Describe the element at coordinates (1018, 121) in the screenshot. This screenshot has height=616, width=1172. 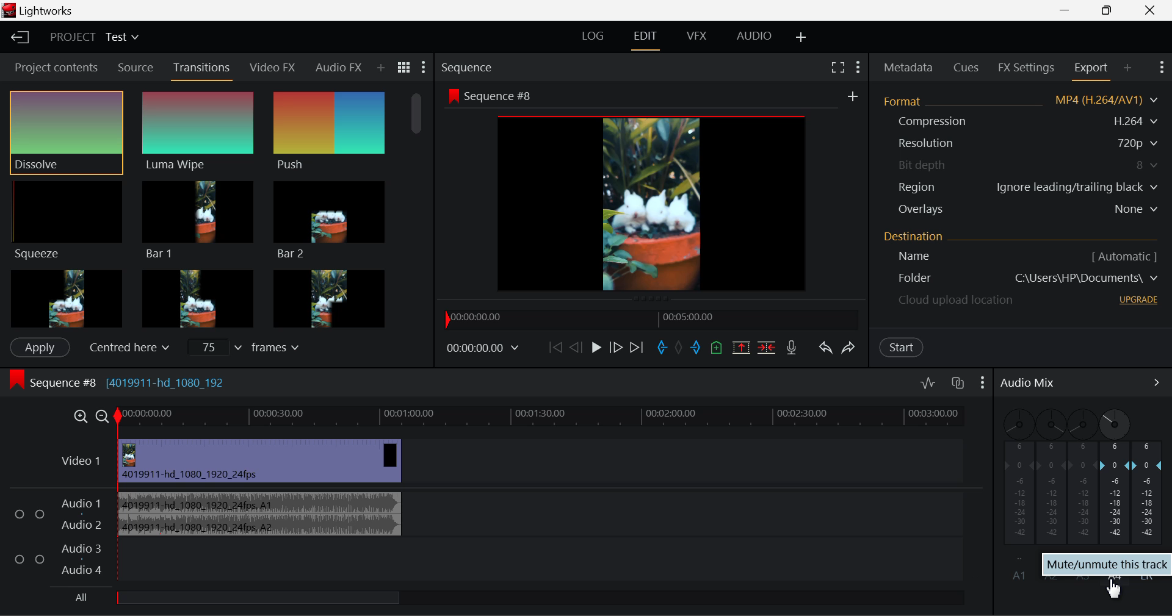
I see `Compression` at that location.